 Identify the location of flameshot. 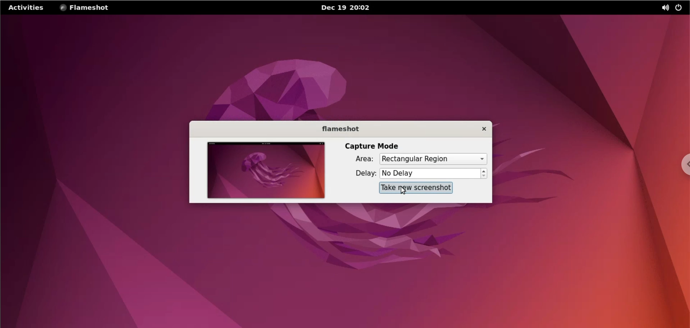
(337, 129).